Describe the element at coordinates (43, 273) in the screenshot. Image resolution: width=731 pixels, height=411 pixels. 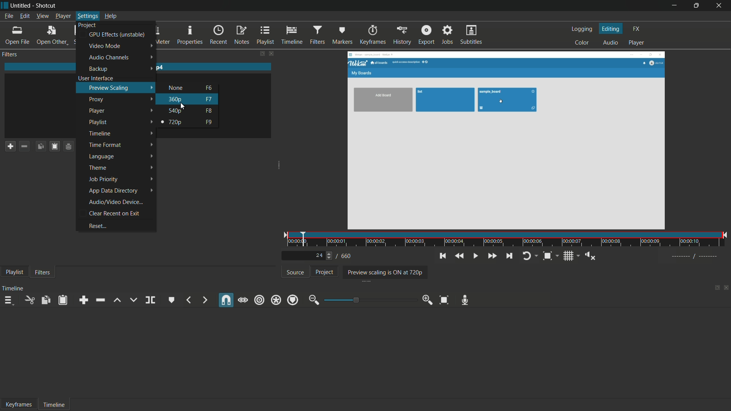
I see `filters` at that location.